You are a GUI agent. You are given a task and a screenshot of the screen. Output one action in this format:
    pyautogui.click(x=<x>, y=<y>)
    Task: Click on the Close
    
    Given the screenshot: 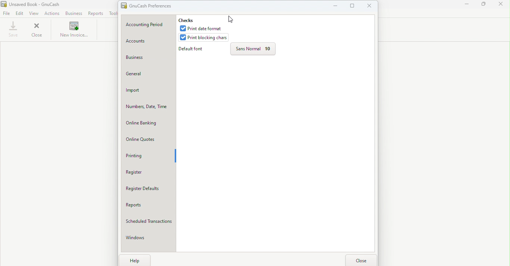 What is the action you would take?
    pyautogui.click(x=37, y=31)
    